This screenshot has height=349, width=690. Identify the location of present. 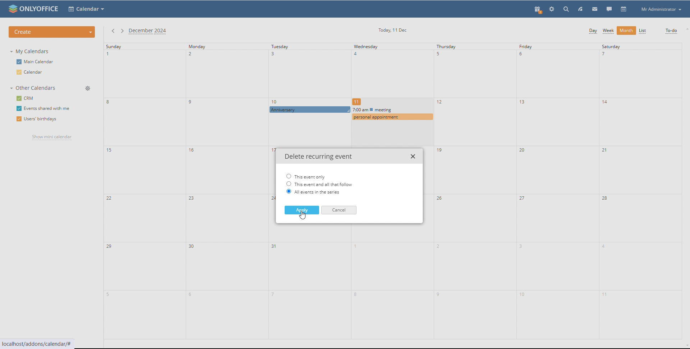
(538, 10).